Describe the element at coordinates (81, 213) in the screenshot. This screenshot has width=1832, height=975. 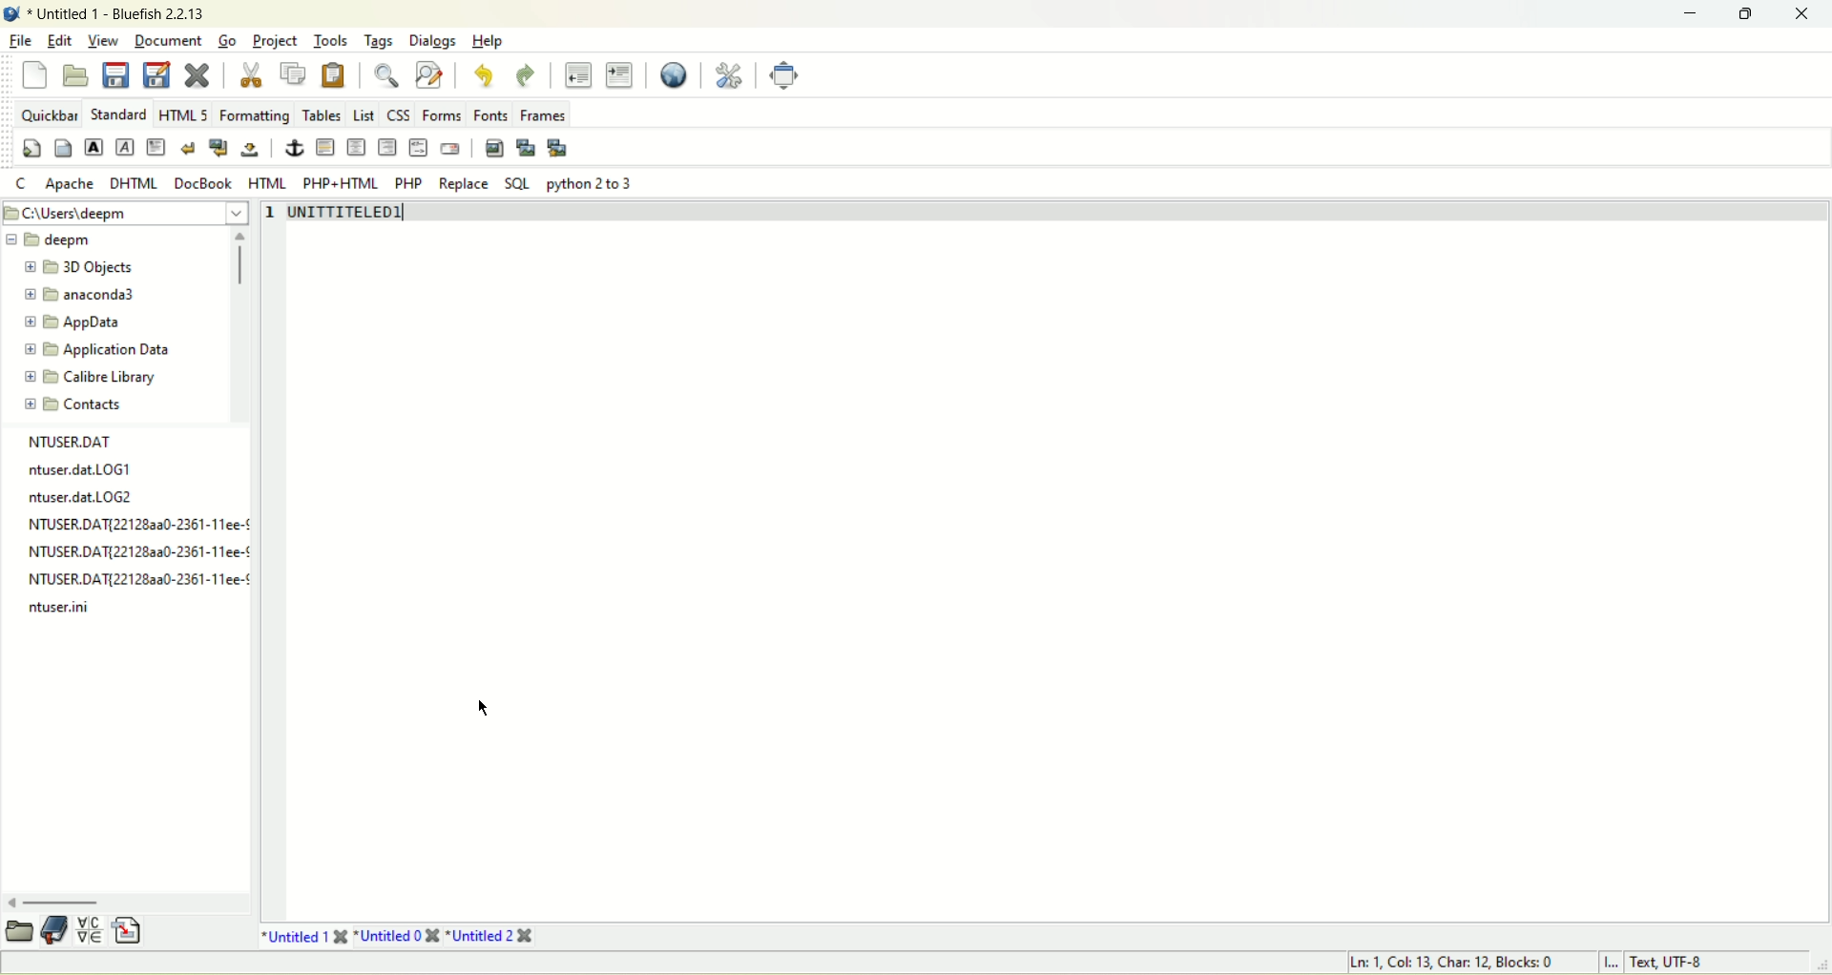
I see `file location` at that location.